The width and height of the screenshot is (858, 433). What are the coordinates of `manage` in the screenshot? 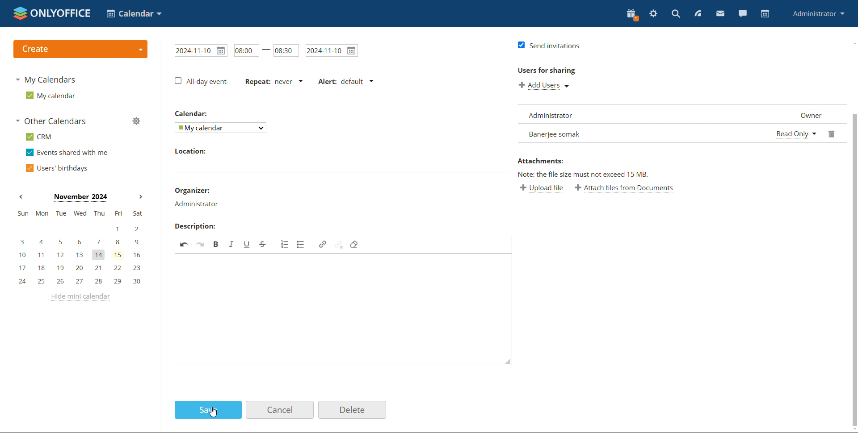 It's located at (136, 121).